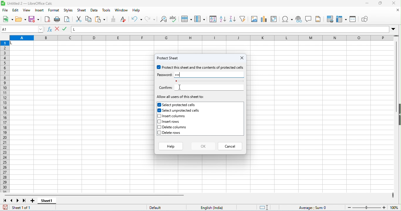 The width and height of the screenshot is (401, 211). What do you see at coordinates (181, 88) in the screenshot?
I see `cursor movement` at bounding box center [181, 88].